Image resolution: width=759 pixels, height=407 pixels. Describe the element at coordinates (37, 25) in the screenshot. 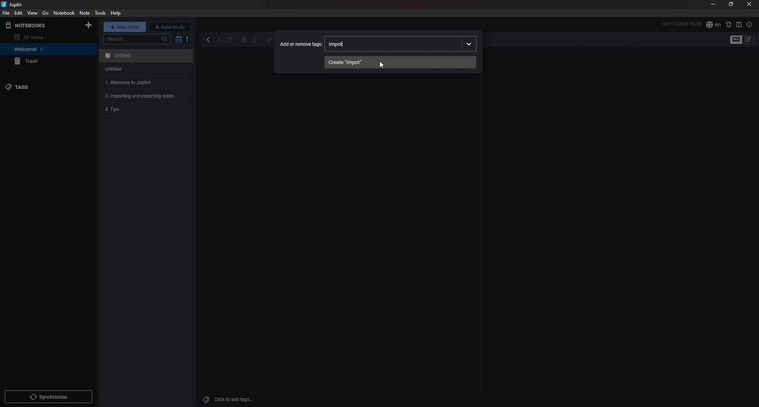

I see `notebooks` at that location.